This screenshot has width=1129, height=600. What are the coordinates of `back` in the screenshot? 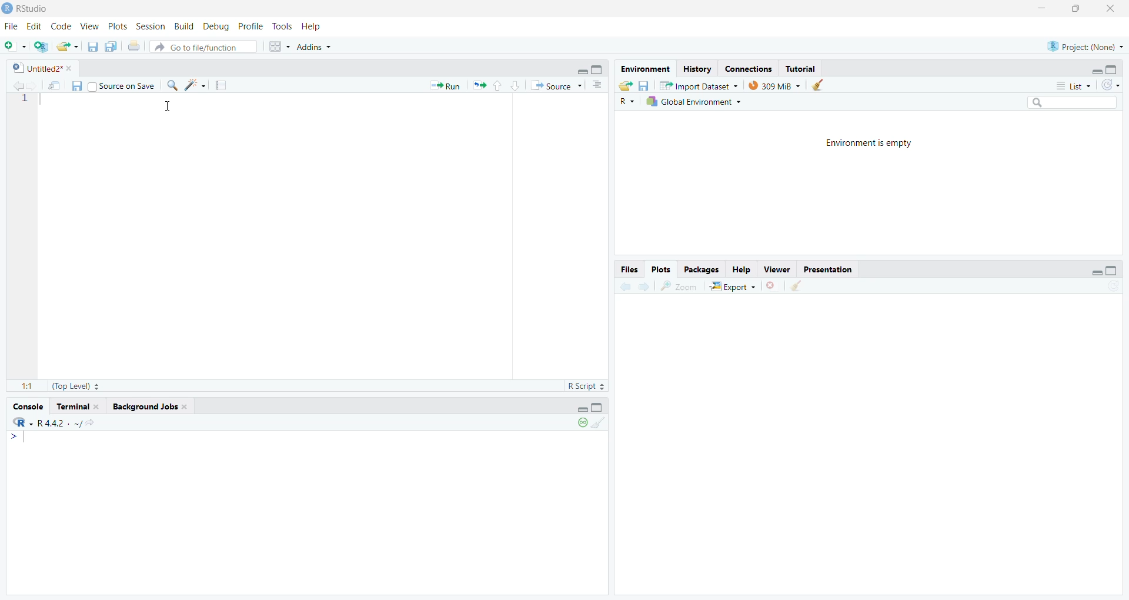 It's located at (19, 85).